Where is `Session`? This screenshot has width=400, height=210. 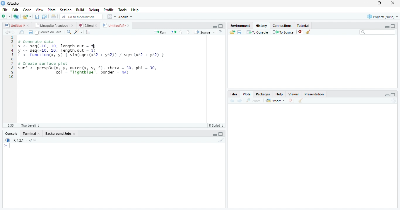 Session is located at coordinates (65, 10).